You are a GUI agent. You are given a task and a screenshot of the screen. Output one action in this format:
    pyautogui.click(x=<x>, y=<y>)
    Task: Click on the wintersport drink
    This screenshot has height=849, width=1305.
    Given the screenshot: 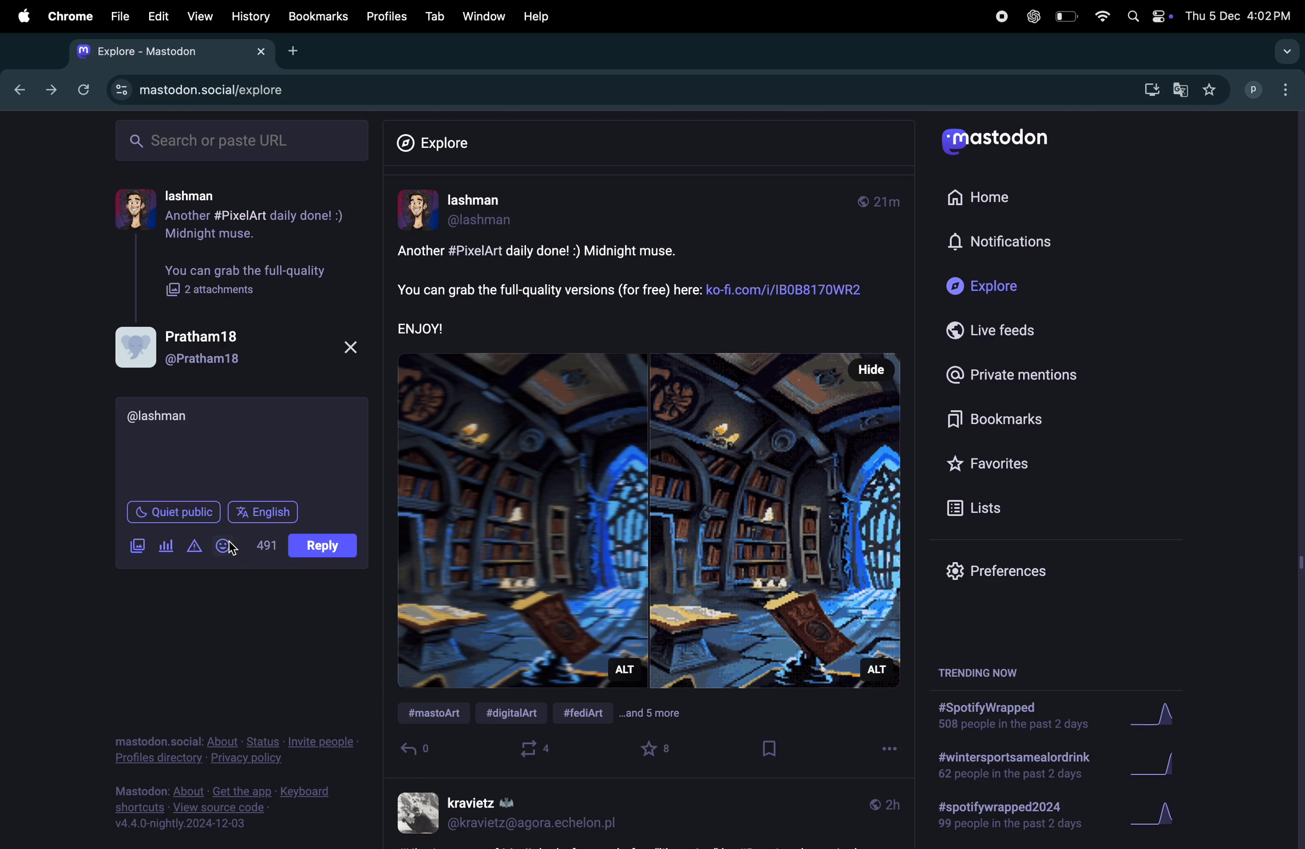 What is the action you would take?
    pyautogui.click(x=1012, y=767)
    